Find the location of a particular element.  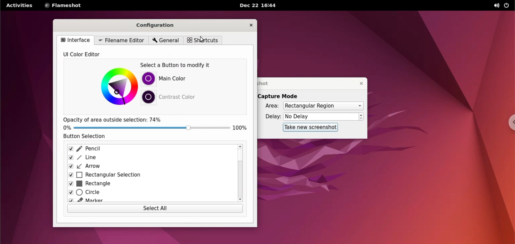

shortcuts is located at coordinates (205, 40).